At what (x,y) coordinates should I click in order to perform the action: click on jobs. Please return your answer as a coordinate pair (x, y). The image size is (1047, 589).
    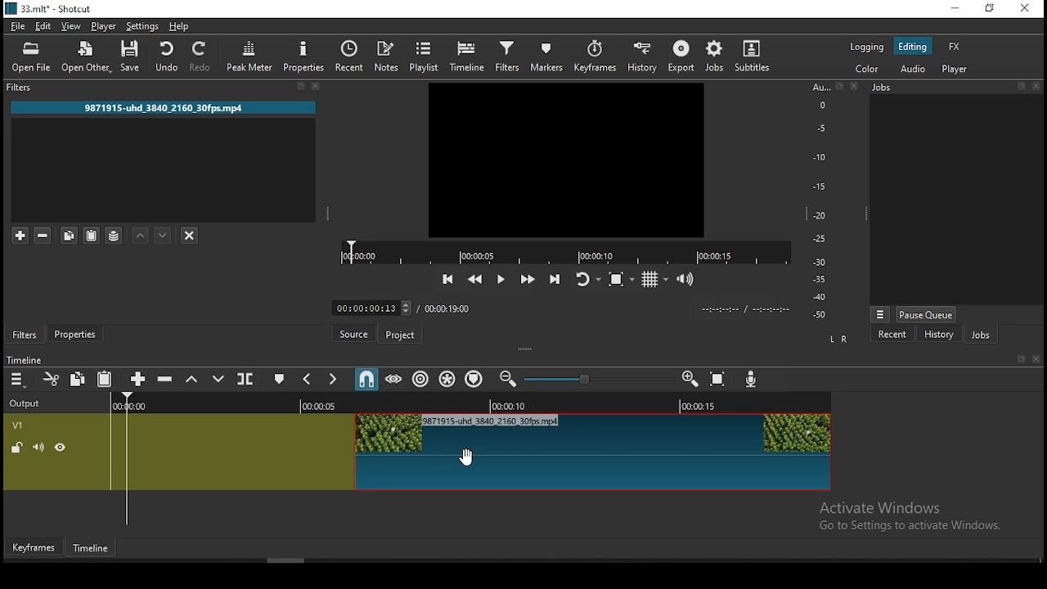
    Looking at the image, I should click on (986, 335).